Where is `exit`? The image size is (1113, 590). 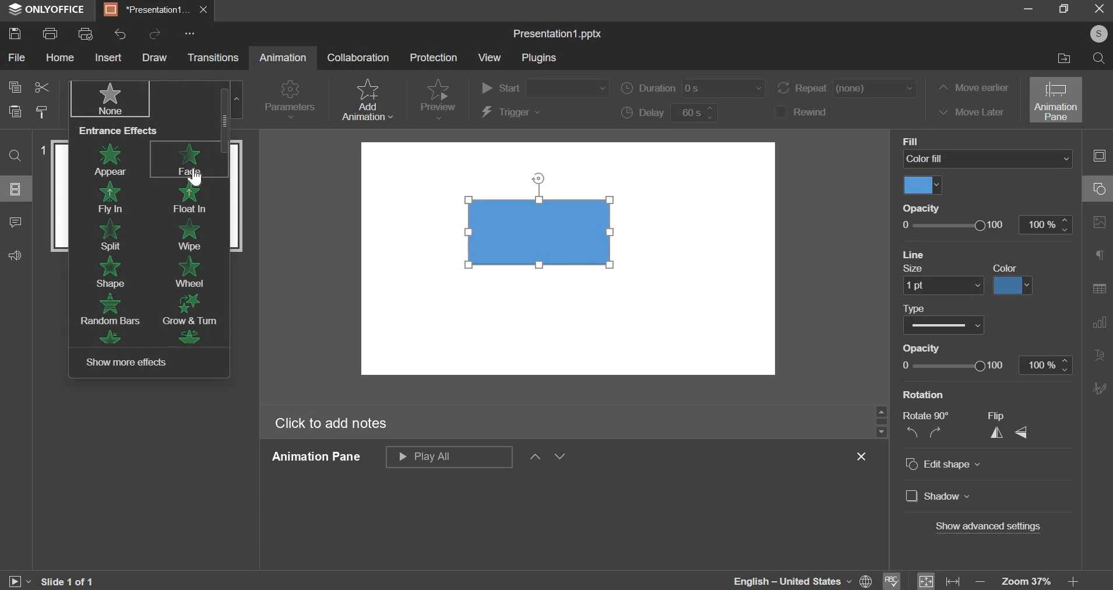
exit is located at coordinates (1097, 10).